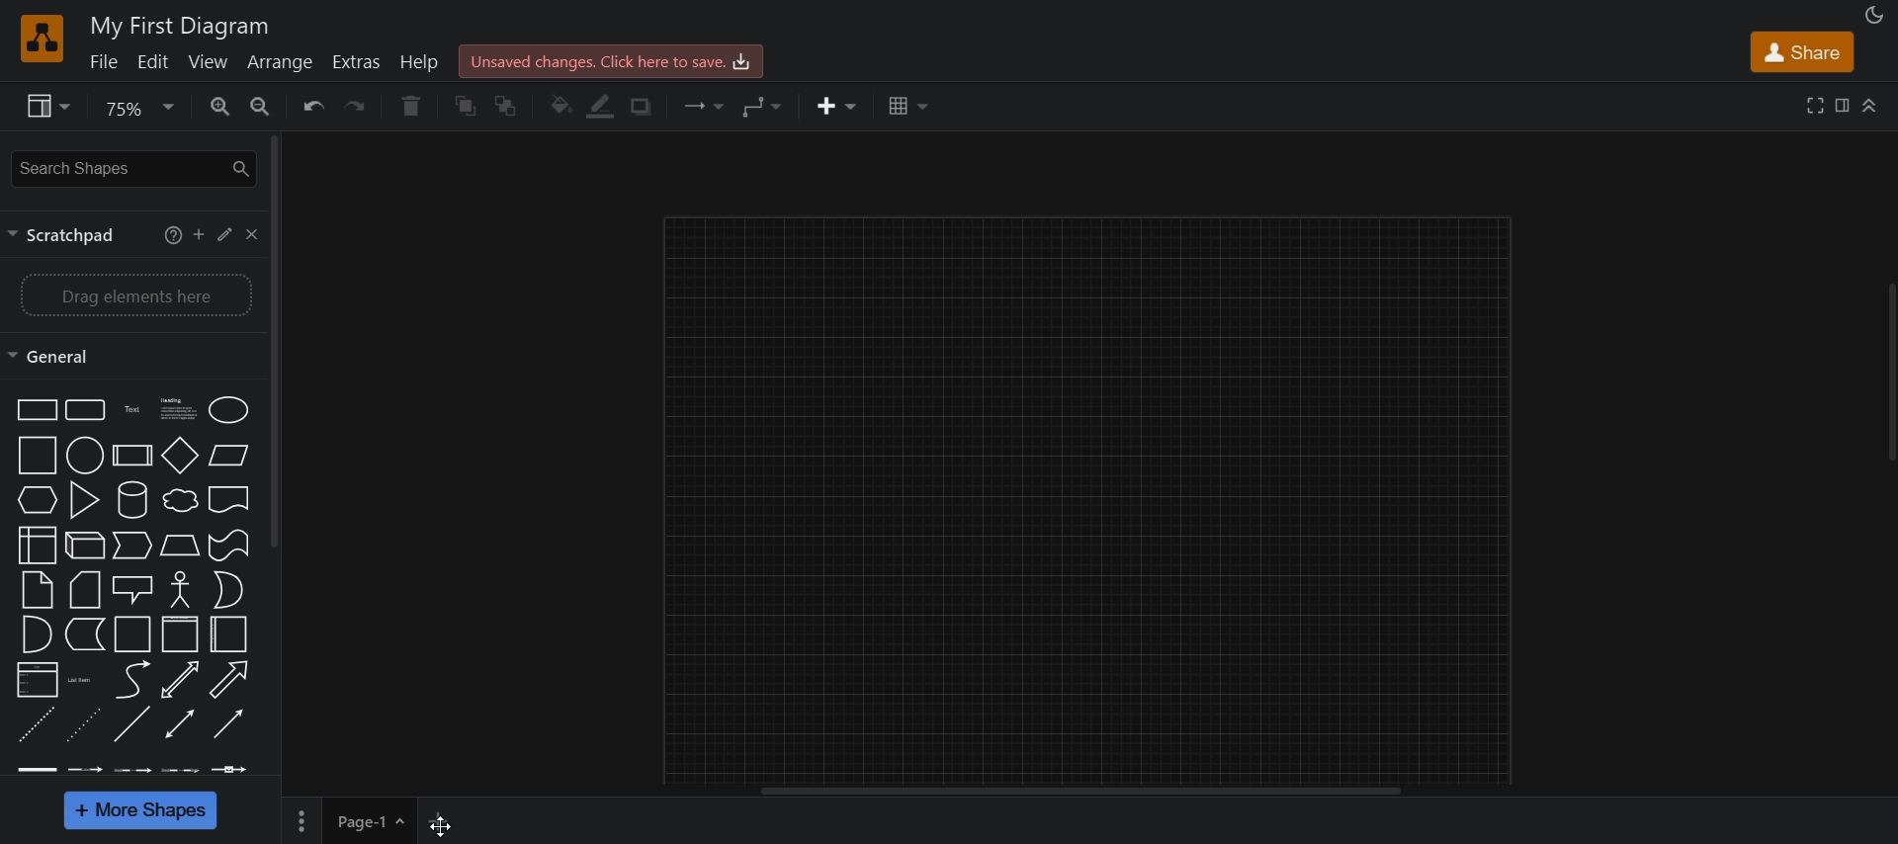  Describe the element at coordinates (290, 62) in the screenshot. I see `arrange` at that location.